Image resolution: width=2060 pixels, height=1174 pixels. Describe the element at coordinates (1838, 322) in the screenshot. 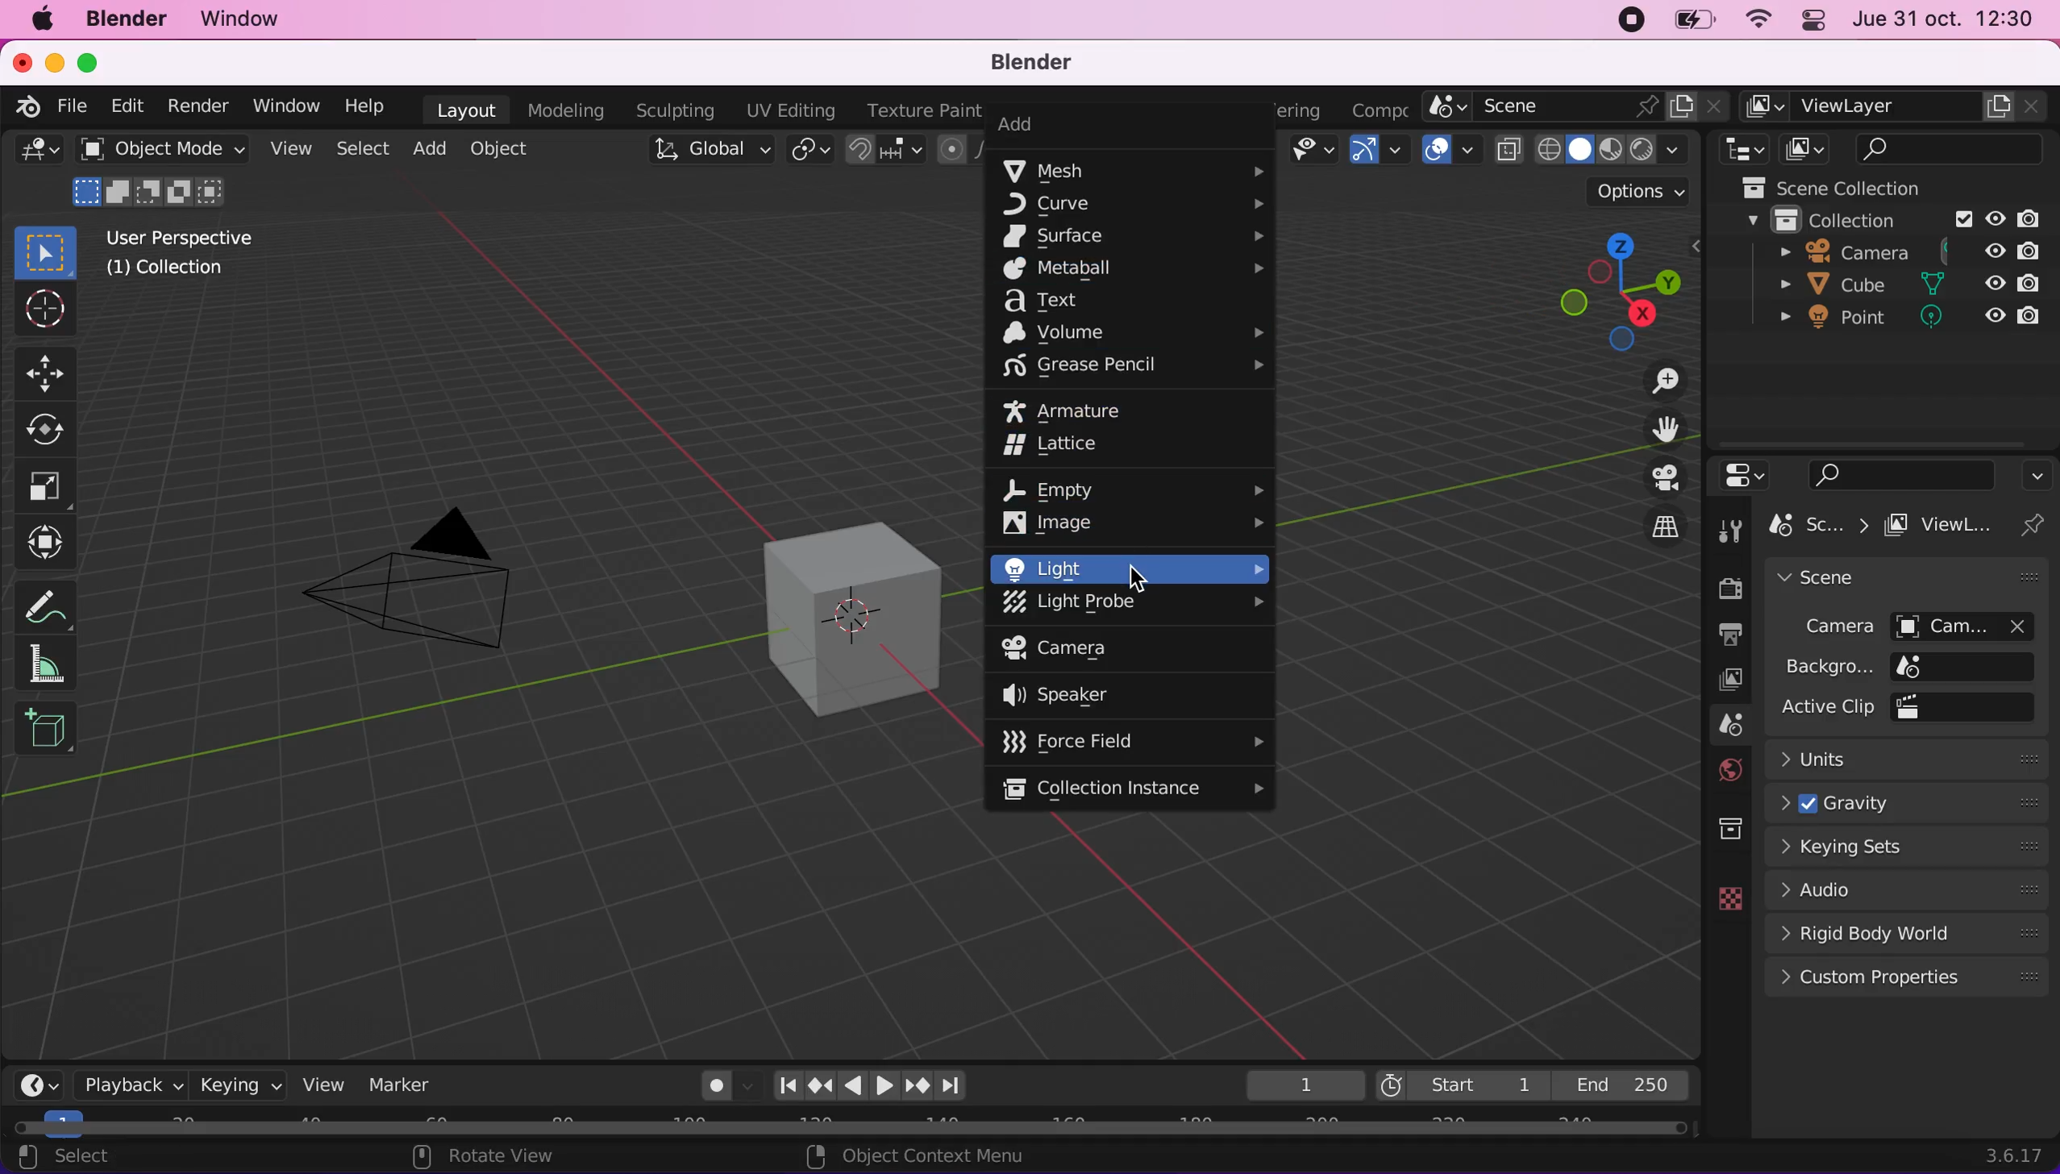

I see `point` at that location.